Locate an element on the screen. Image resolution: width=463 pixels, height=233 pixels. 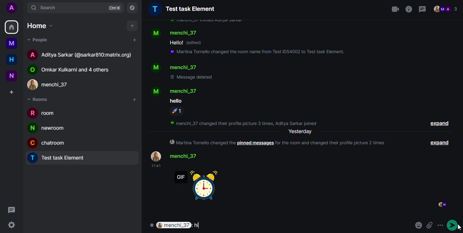
edited is located at coordinates (196, 43).